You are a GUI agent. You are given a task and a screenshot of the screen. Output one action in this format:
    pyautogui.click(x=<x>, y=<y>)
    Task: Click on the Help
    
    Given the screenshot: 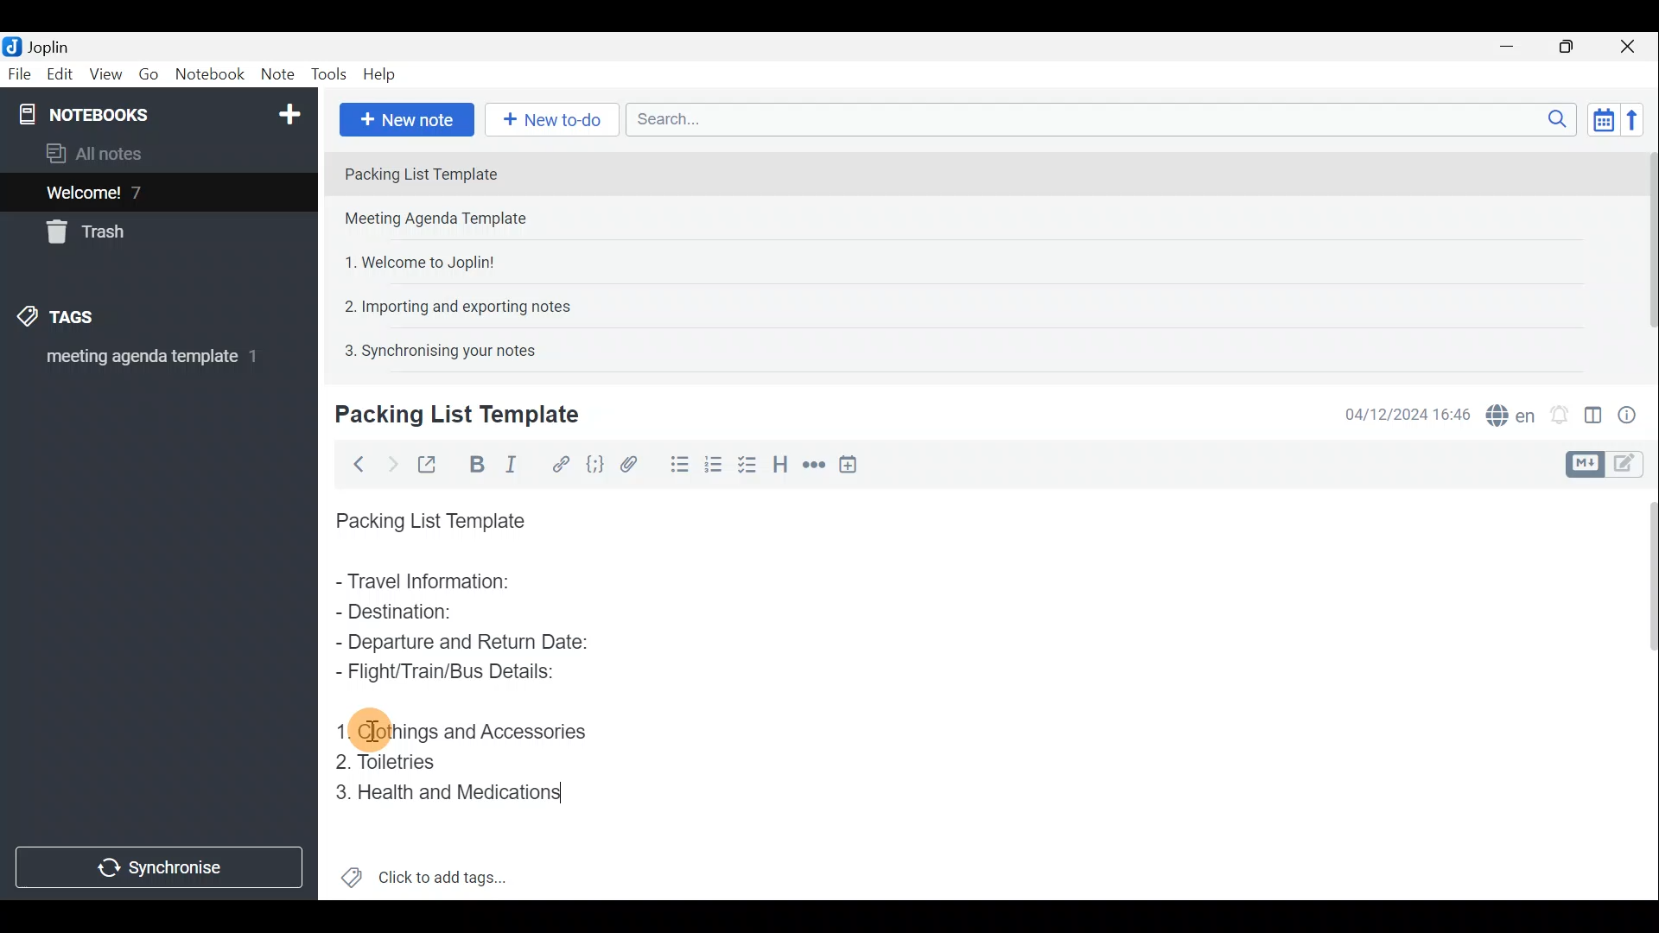 What is the action you would take?
    pyautogui.click(x=382, y=76)
    